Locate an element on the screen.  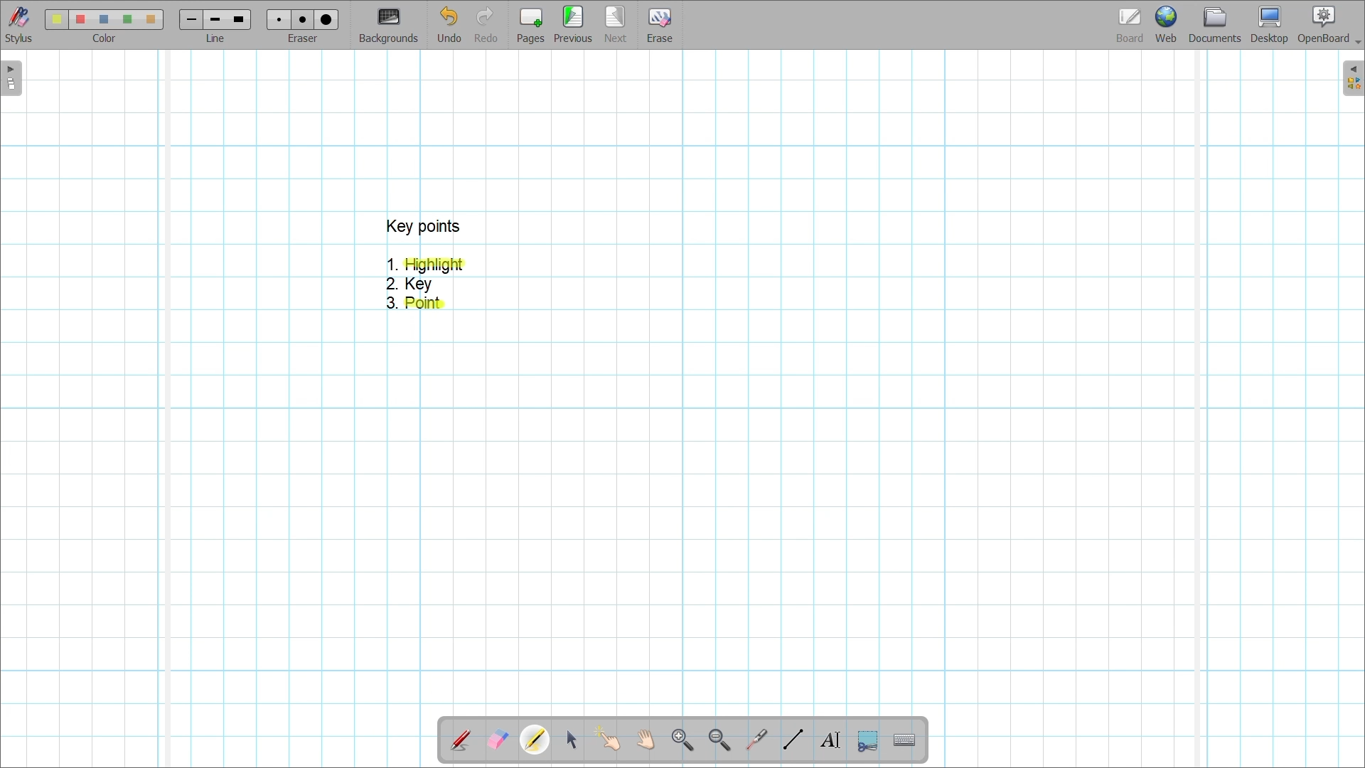
color3 is located at coordinates (105, 20).